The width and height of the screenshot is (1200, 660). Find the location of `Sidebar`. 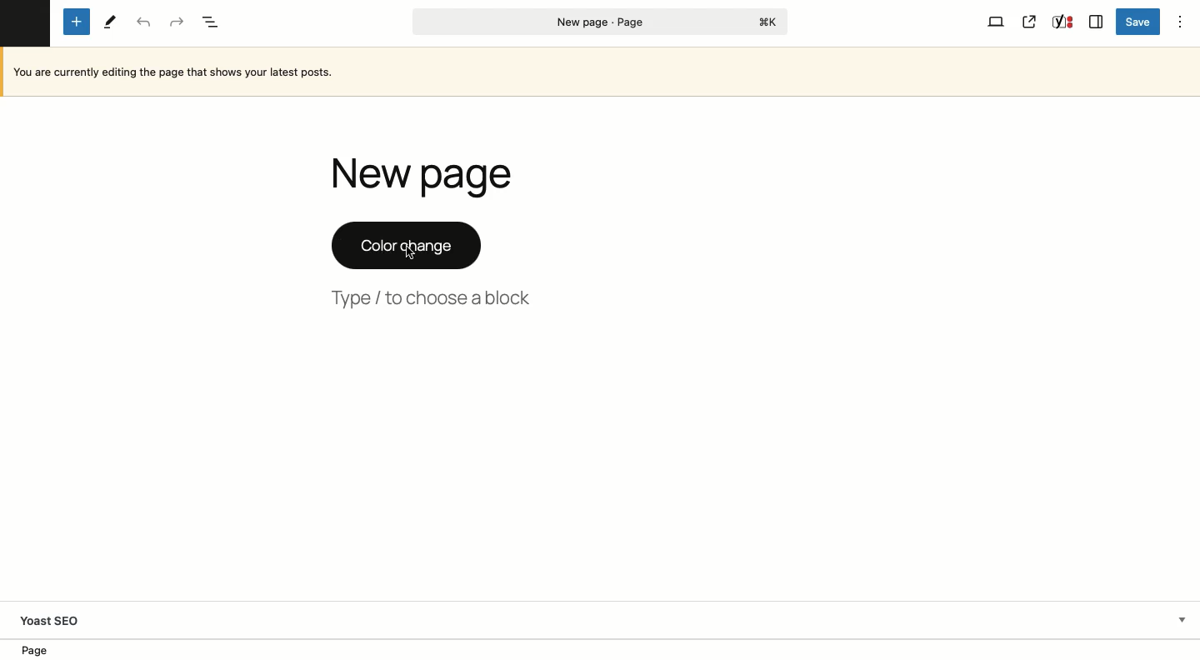

Sidebar is located at coordinates (1095, 22).